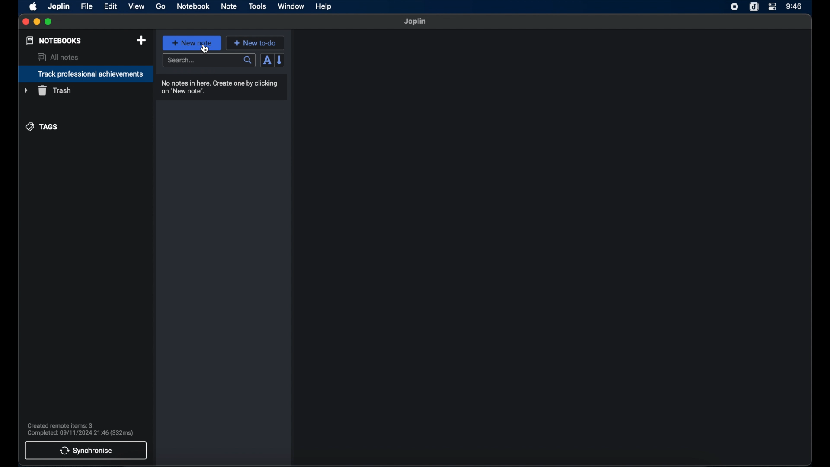  What do you see at coordinates (323, 7) in the screenshot?
I see `help` at bounding box center [323, 7].